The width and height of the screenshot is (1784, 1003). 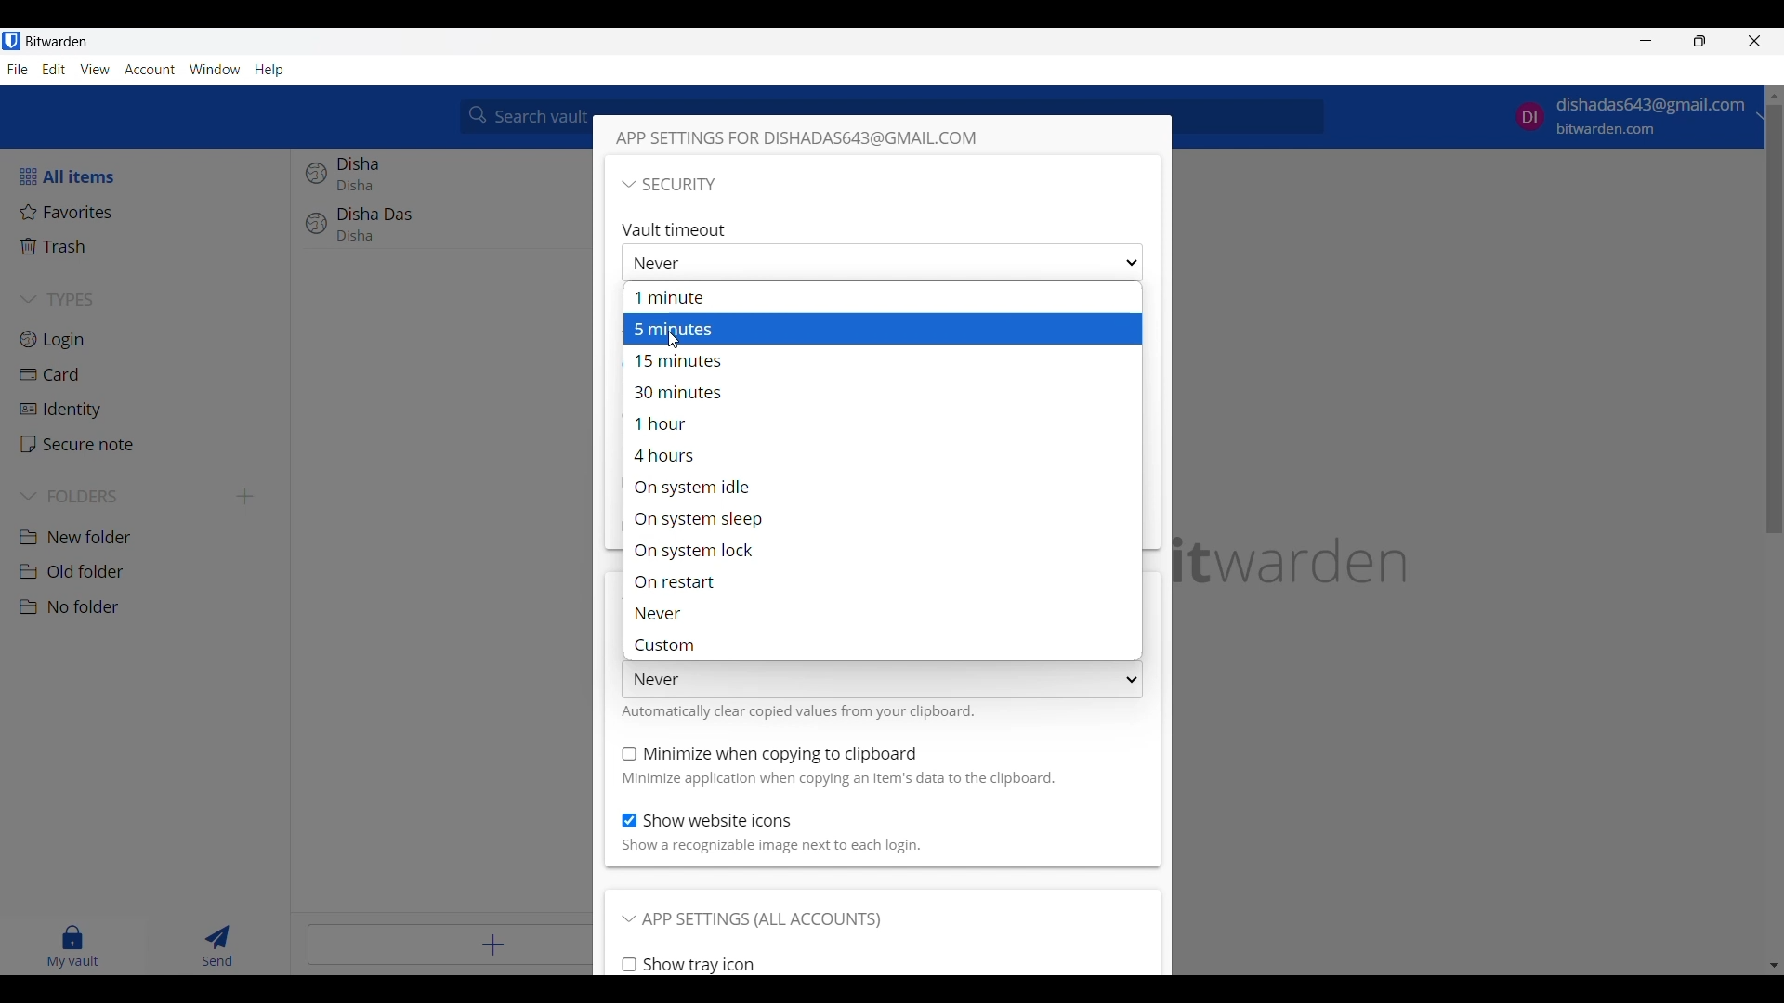 What do you see at coordinates (679, 335) in the screenshot?
I see `cursor` at bounding box center [679, 335].